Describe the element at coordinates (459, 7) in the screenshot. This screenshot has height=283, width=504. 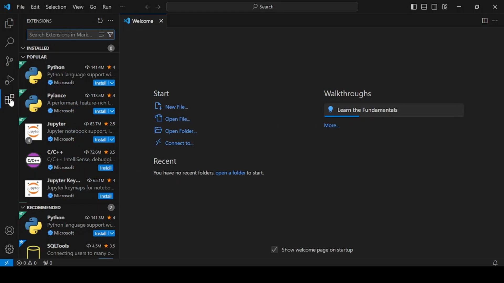
I see `minimize` at that location.